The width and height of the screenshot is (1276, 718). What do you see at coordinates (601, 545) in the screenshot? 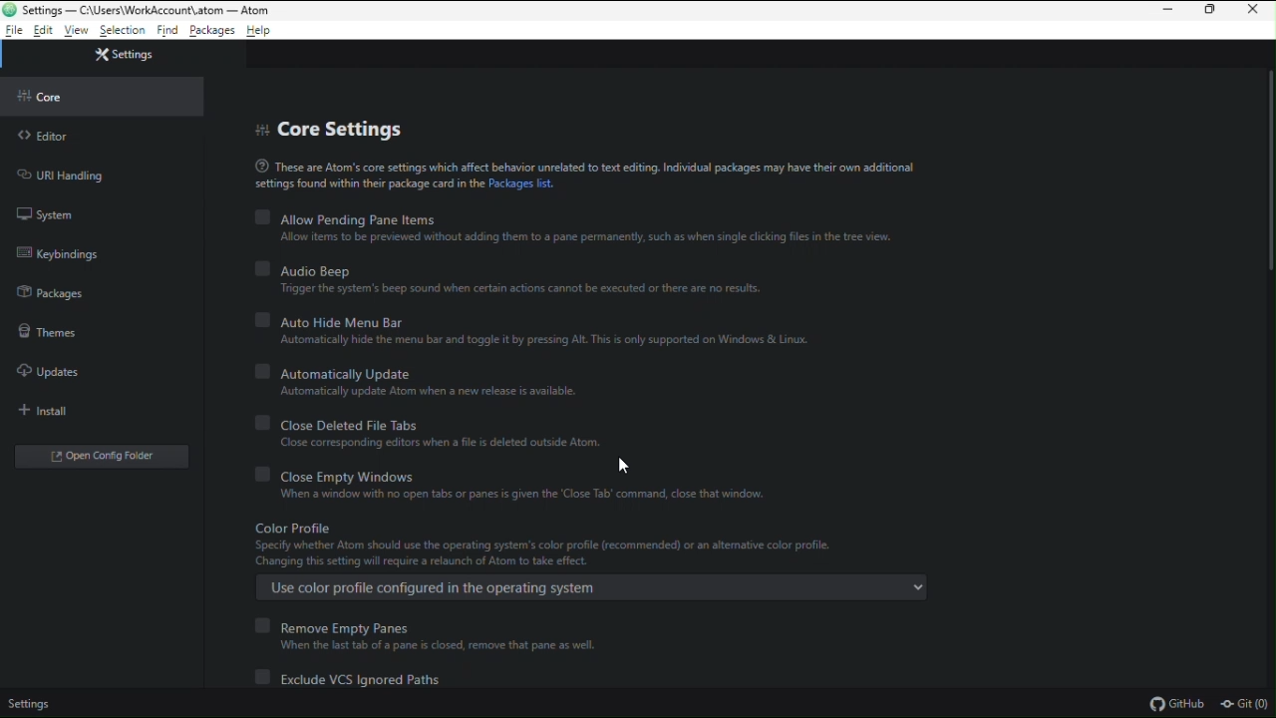
I see `Color profile` at bounding box center [601, 545].